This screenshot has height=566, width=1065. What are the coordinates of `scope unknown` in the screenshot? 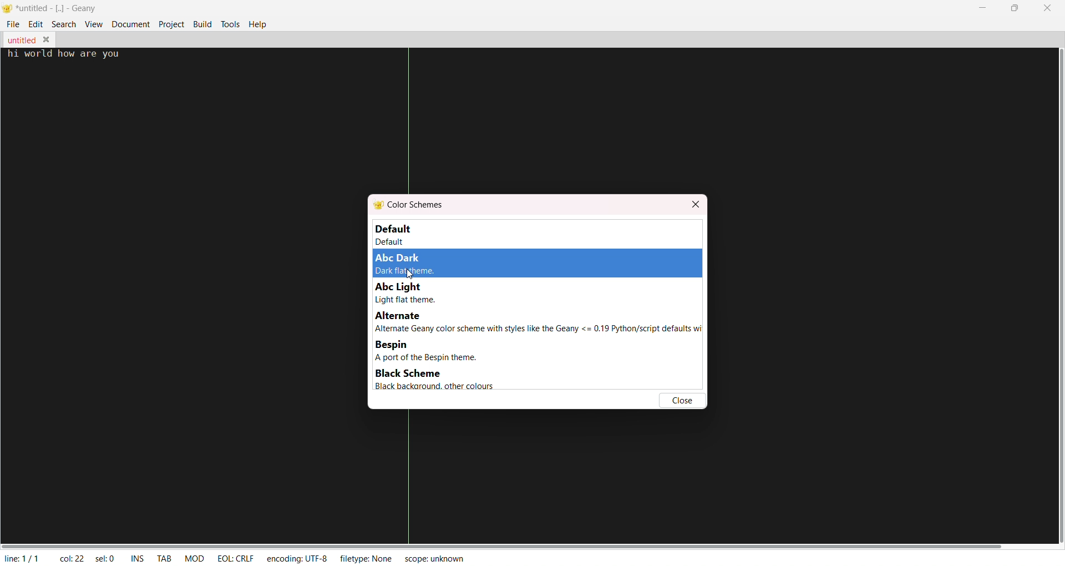 It's located at (431, 558).